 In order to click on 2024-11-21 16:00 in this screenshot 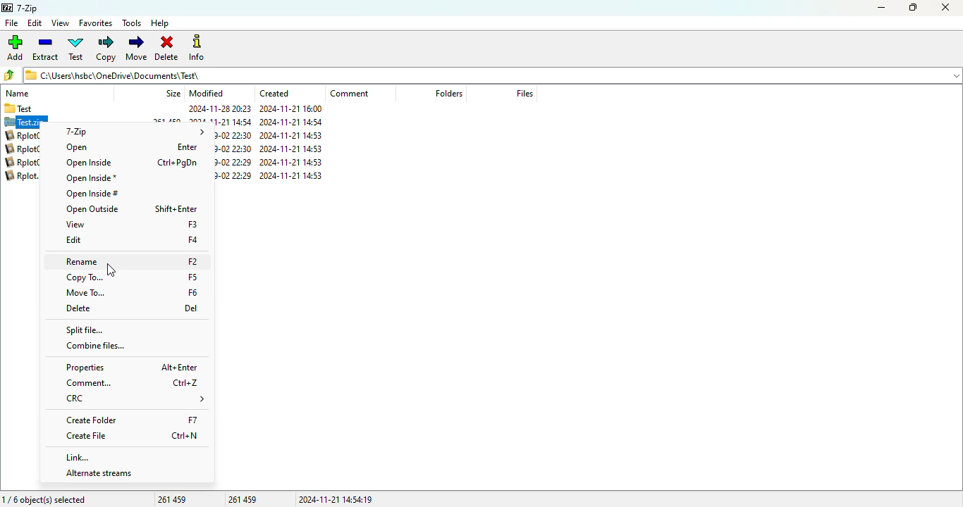, I will do `click(291, 108)`.